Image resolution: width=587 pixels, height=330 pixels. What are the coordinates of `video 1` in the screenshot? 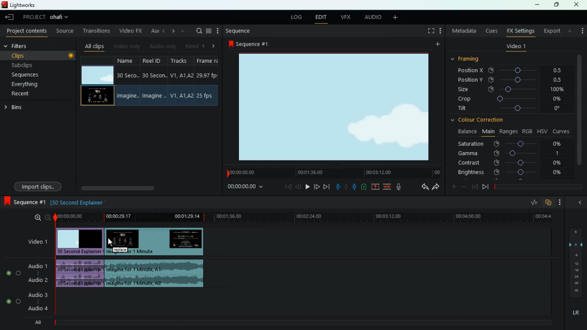 It's located at (516, 48).